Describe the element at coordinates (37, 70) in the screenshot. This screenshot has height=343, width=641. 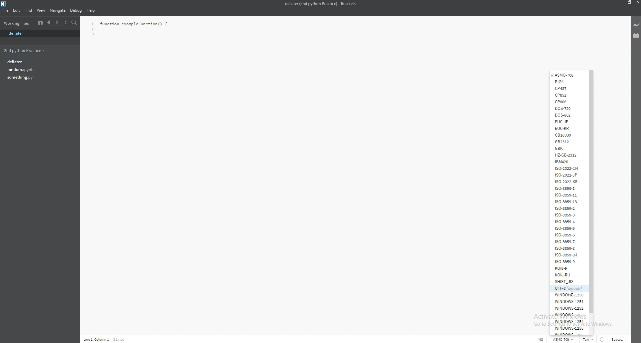
I see `random.ipynb` at that location.